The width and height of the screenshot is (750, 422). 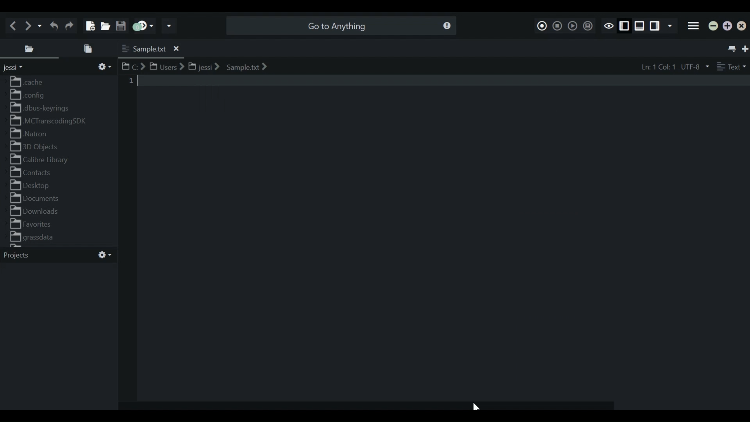 What do you see at coordinates (18, 68) in the screenshot?
I see `Parent Folder` at bounding box center [18, 68].